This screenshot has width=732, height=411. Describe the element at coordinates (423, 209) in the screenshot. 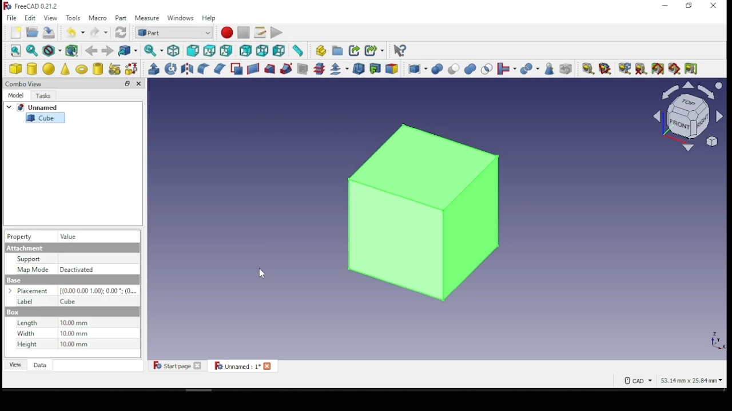

I see `object` at that location.